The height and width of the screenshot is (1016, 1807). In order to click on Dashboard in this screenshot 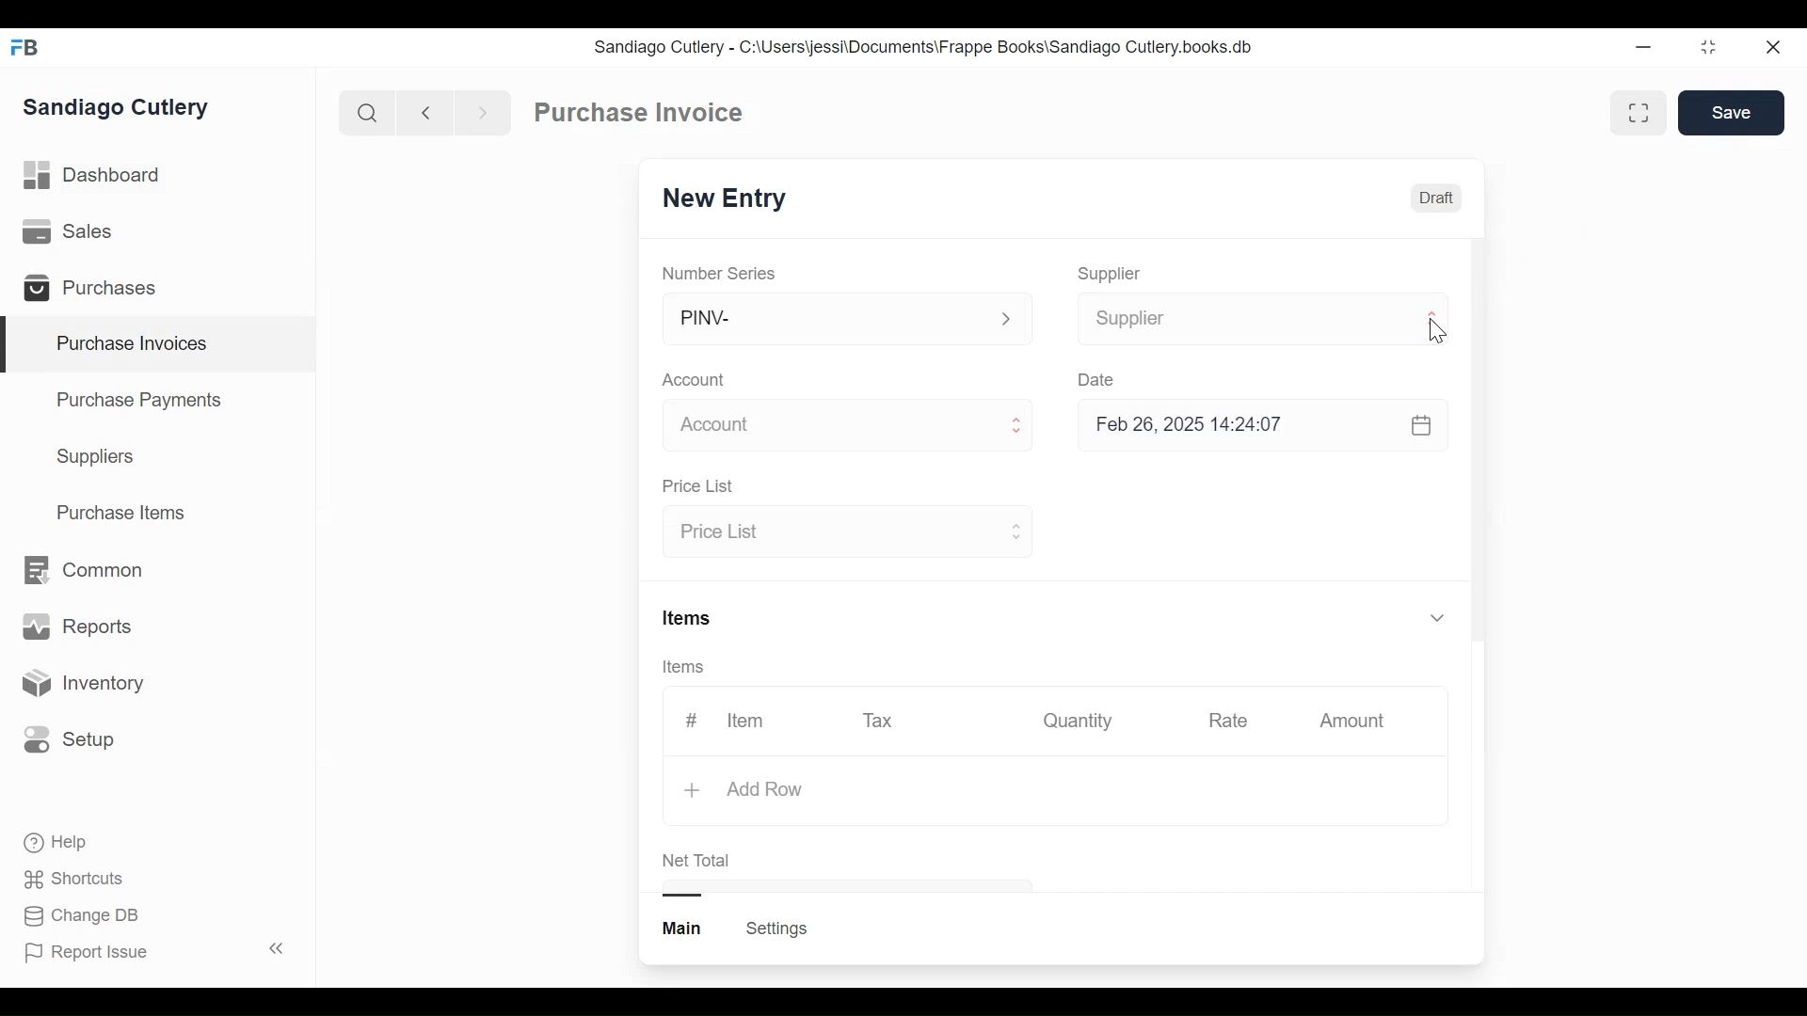, I will do `click(94, 176)`.